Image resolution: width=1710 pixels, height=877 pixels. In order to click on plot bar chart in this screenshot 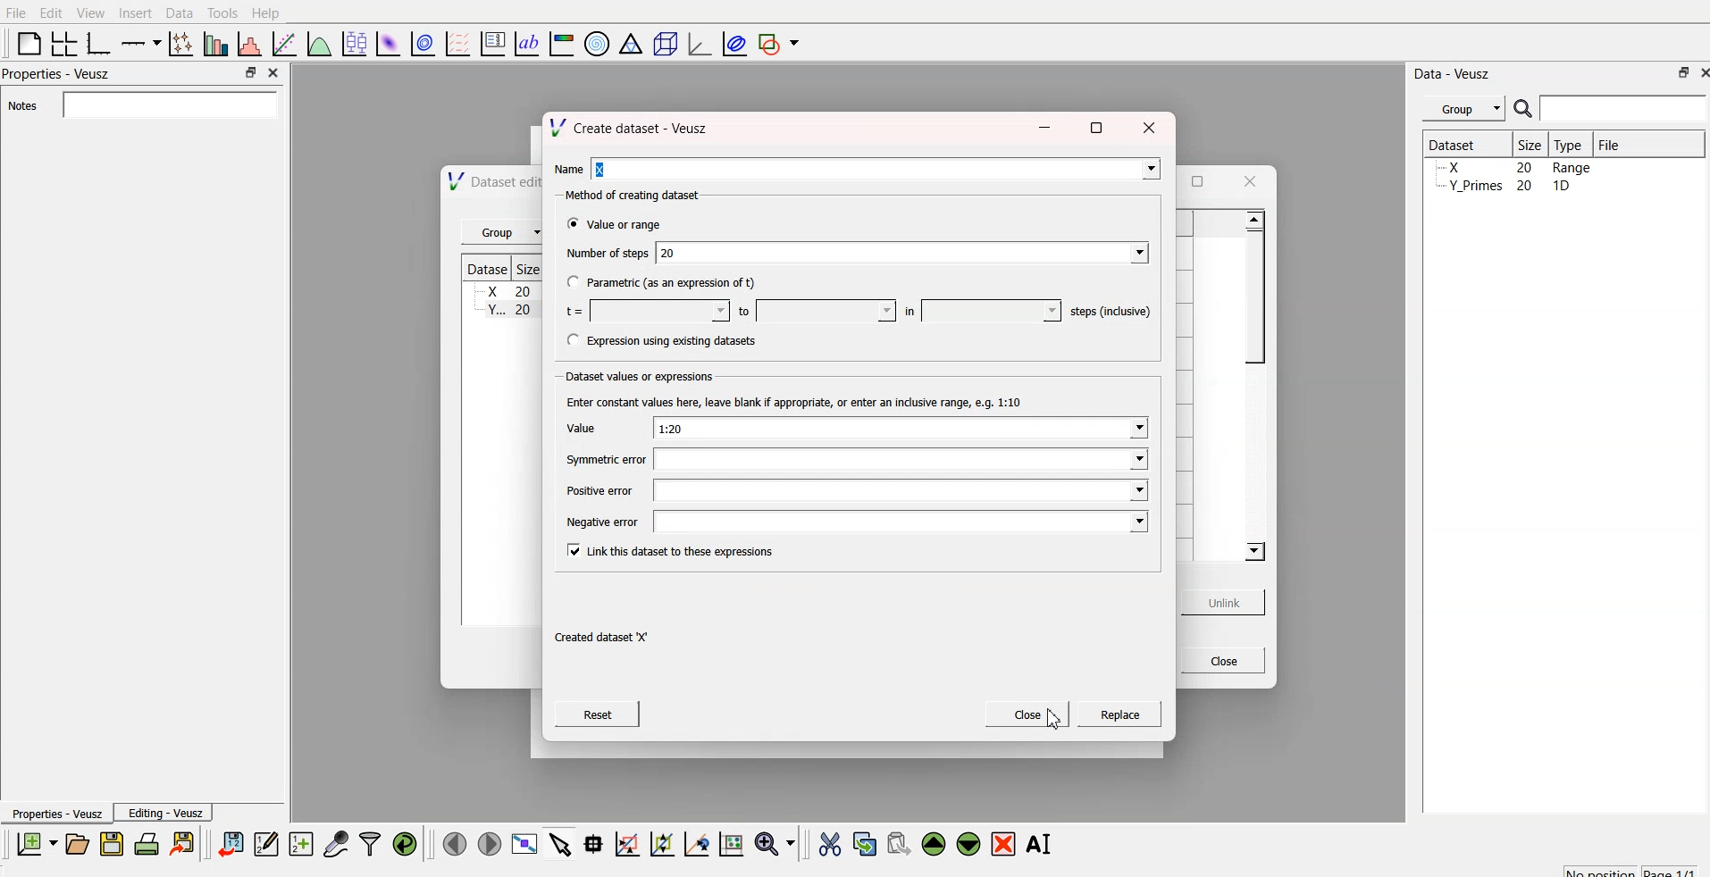, I will do `click(214, 46)`.